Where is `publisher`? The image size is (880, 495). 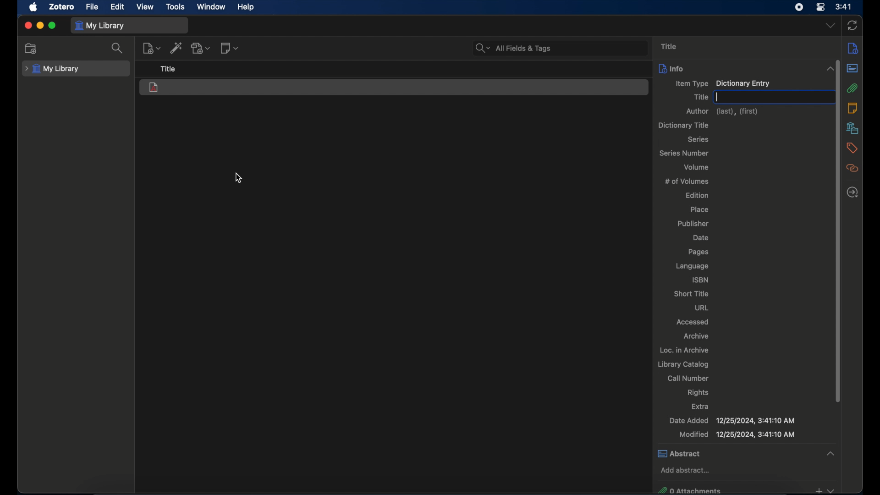
publisher is located at coordinates (693, 224).